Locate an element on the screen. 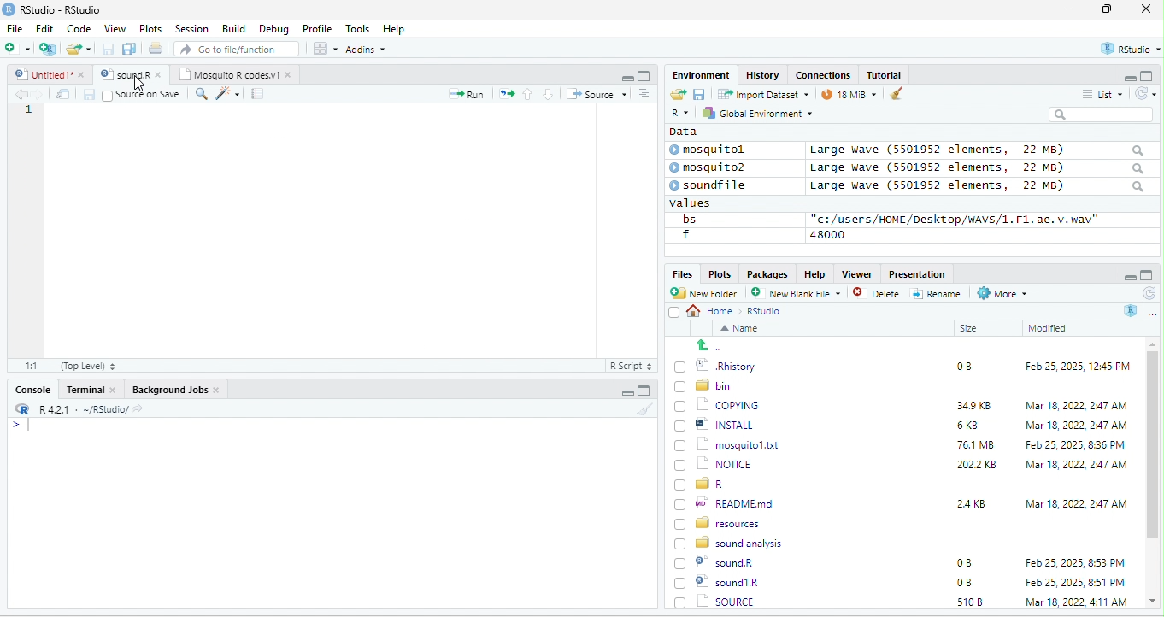 The width and height of the screenshot is (1164, 617). © Rhistory is located at coordinates (716, 364).